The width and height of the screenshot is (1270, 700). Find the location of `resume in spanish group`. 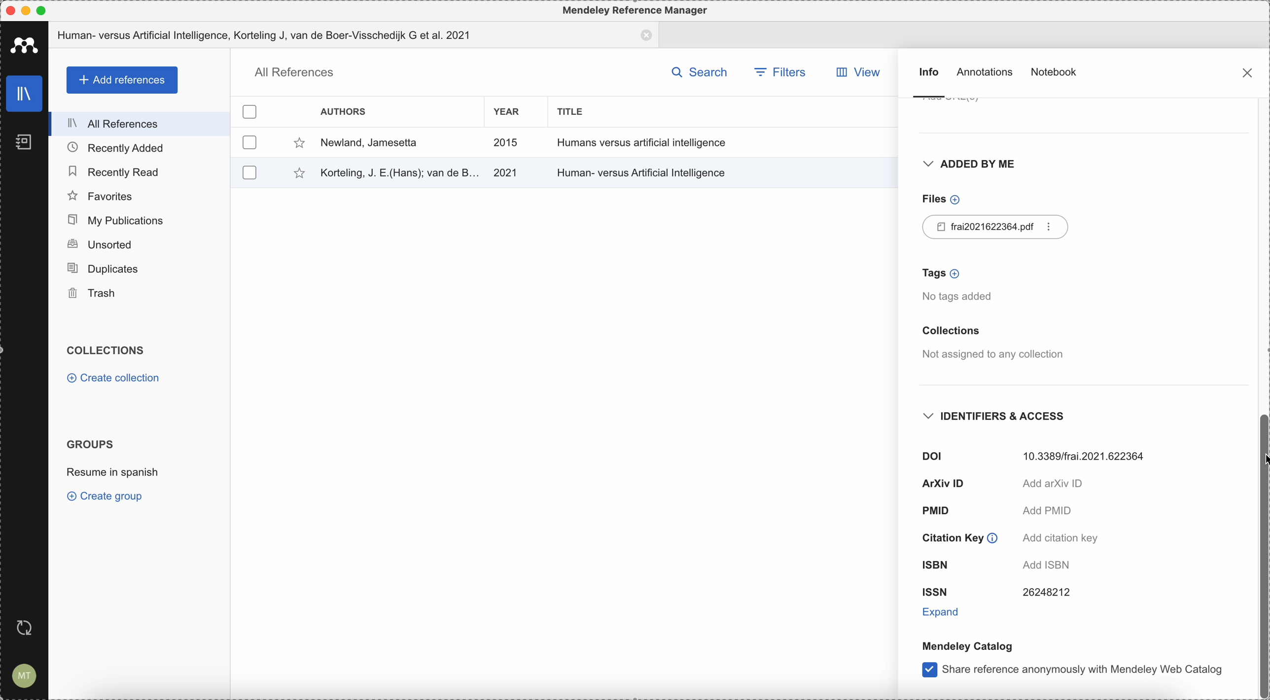

resume in spanish group is located at coordinates (113, 474).